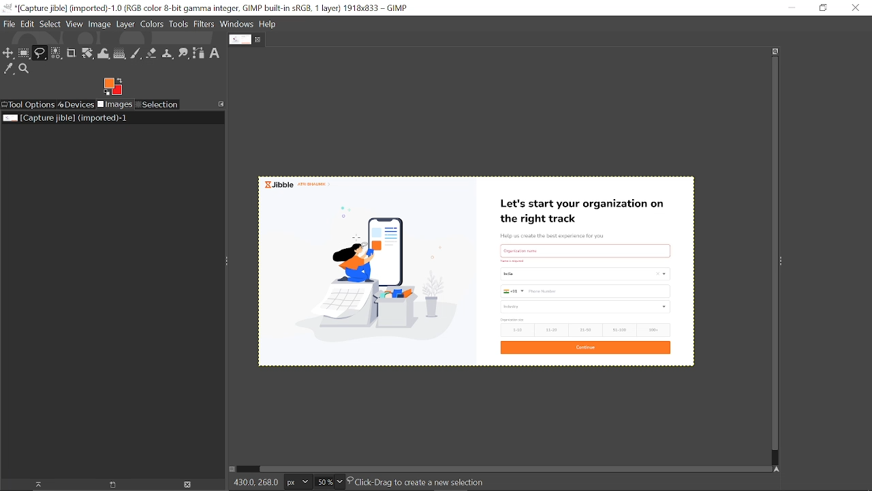  What do you see at coordinates (67, 118) in the screenshot?
I see `Current image` at bounding box center [67, 118].